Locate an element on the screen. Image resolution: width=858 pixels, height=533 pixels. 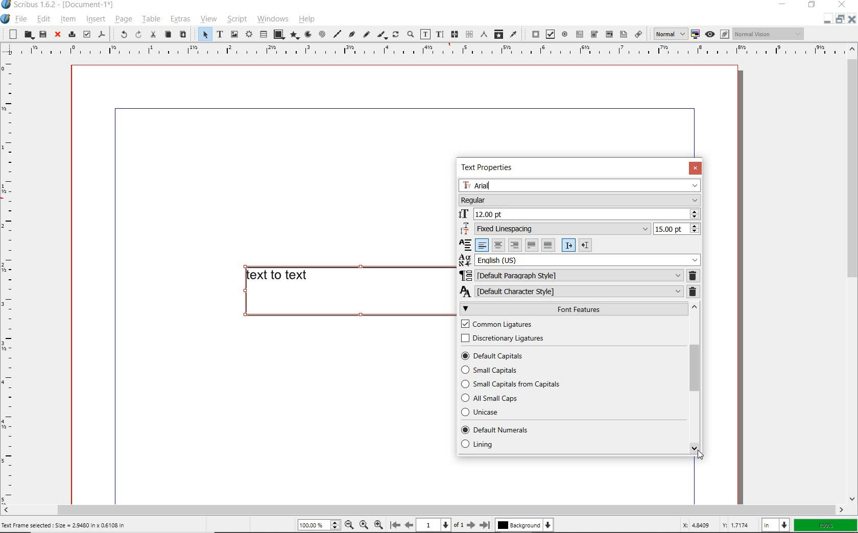
render frame is located at coordinates (249, 35).